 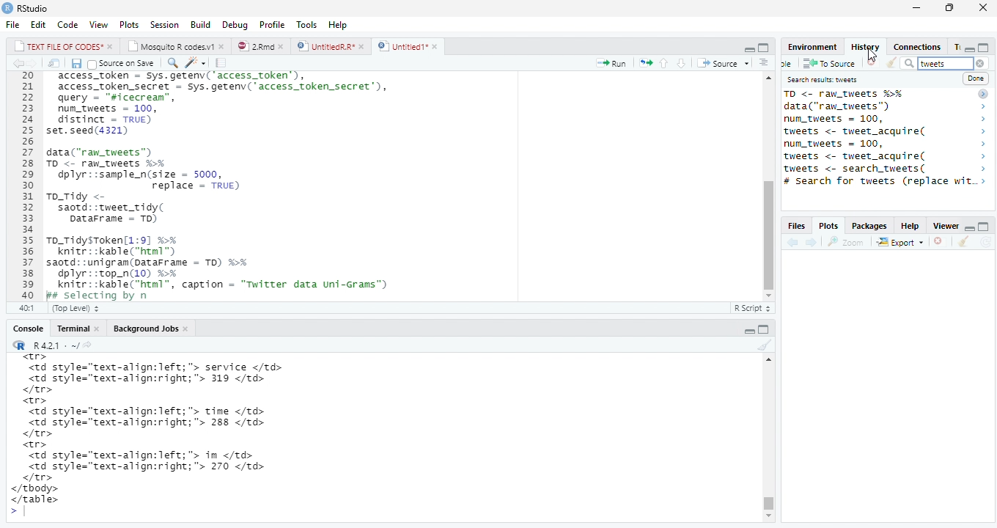 I want to click on Tools, so click(x=305, y=23).